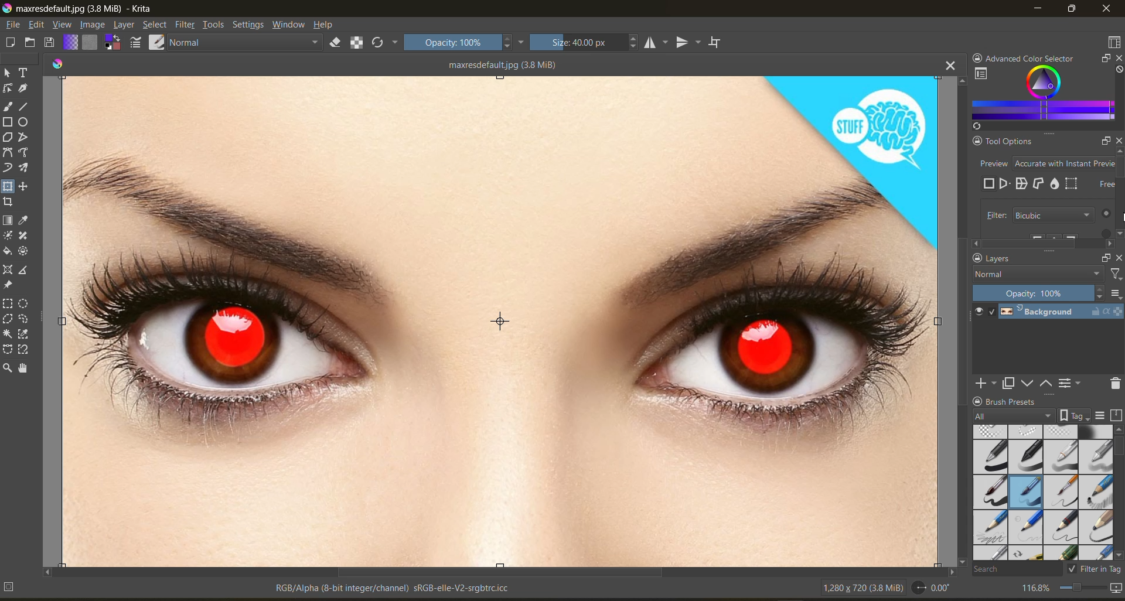 The image size is (1125, 601). What do you see at coordinates (1008, 383) in the screenshot?
I see `duplicate layer or mask` at bounding box center [1008, 383].